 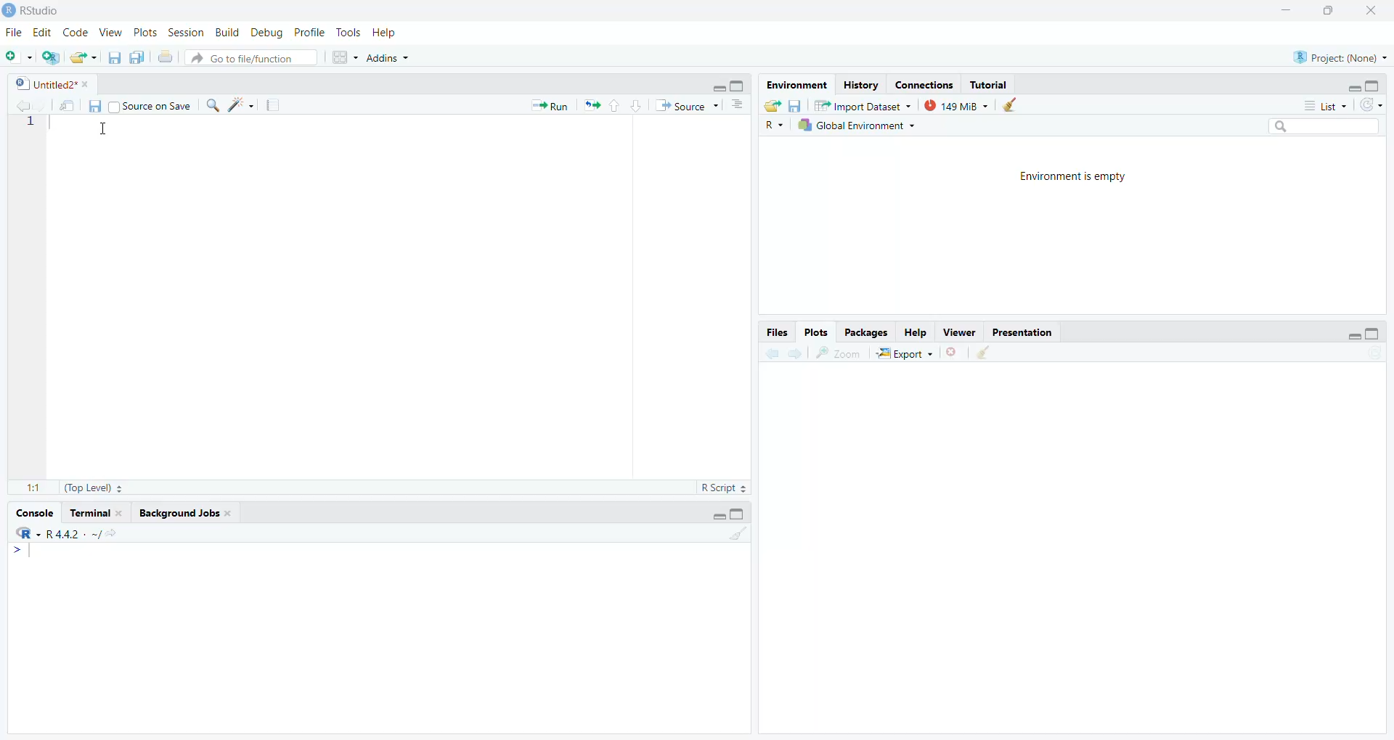 I want to click on Search bar, so click(x=1326, y=126).